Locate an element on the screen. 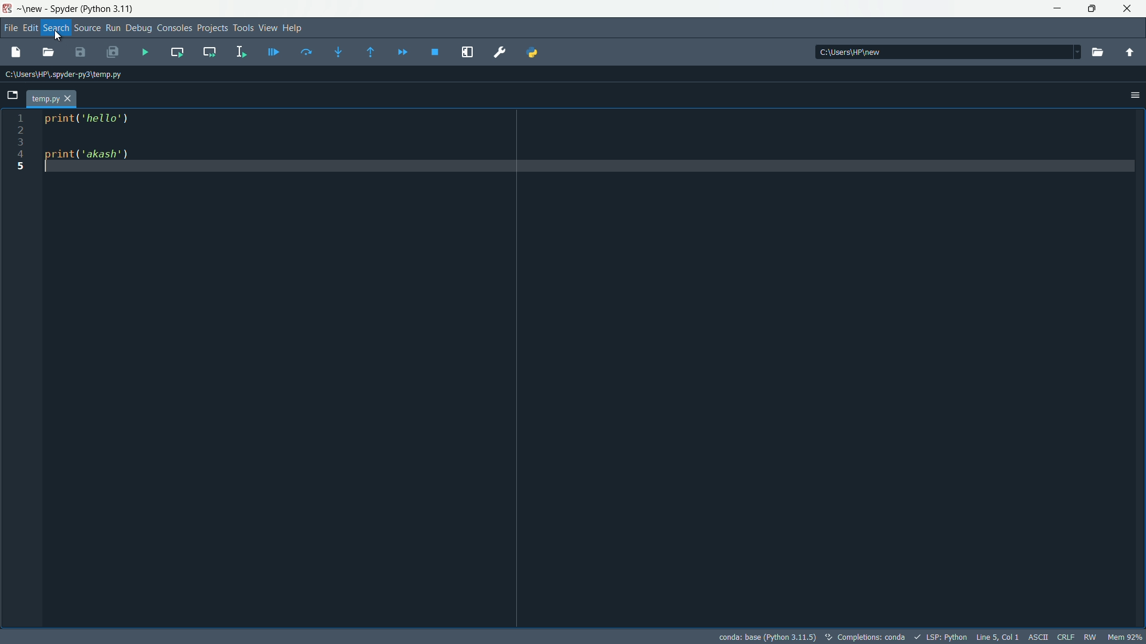 Image resolution: width=1146 pixels, height=644 pixels. app name is located at coordinates (63, 10).